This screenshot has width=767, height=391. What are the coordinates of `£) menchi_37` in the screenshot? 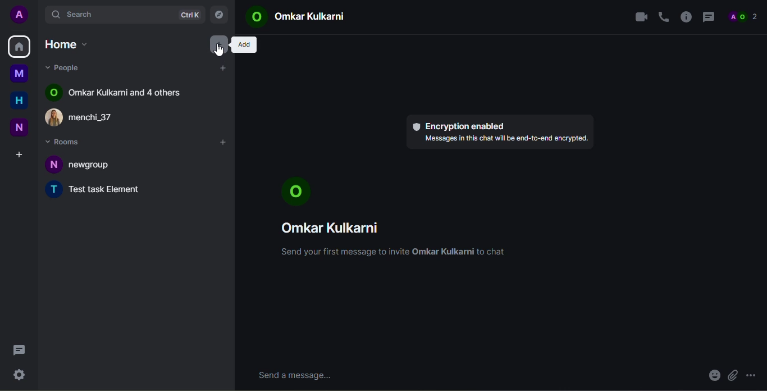 It's located at (90, 117).